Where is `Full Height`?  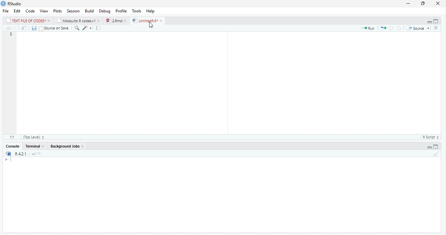 Full Height is located at coordinates (437, 147).